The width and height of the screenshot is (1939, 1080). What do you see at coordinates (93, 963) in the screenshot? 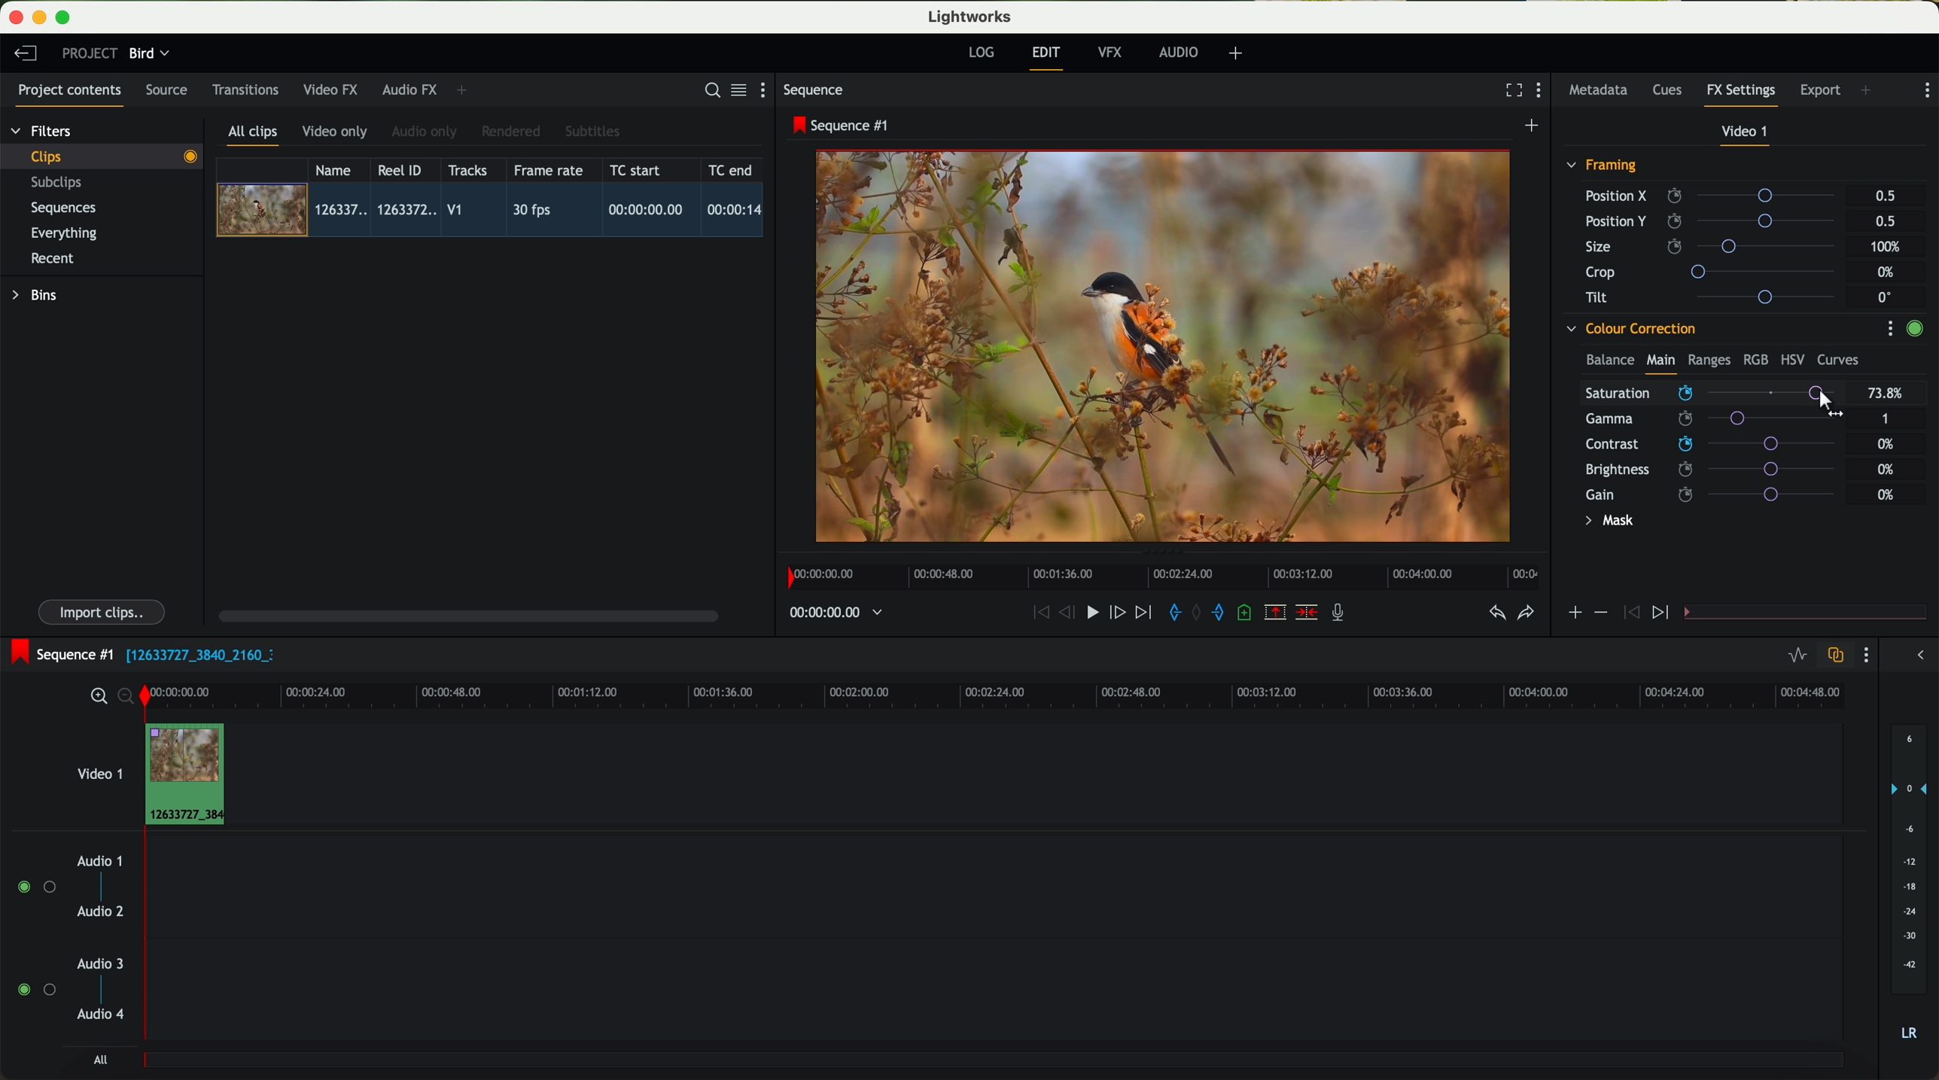
I see `audio 3` at bounding box center [93, 963].